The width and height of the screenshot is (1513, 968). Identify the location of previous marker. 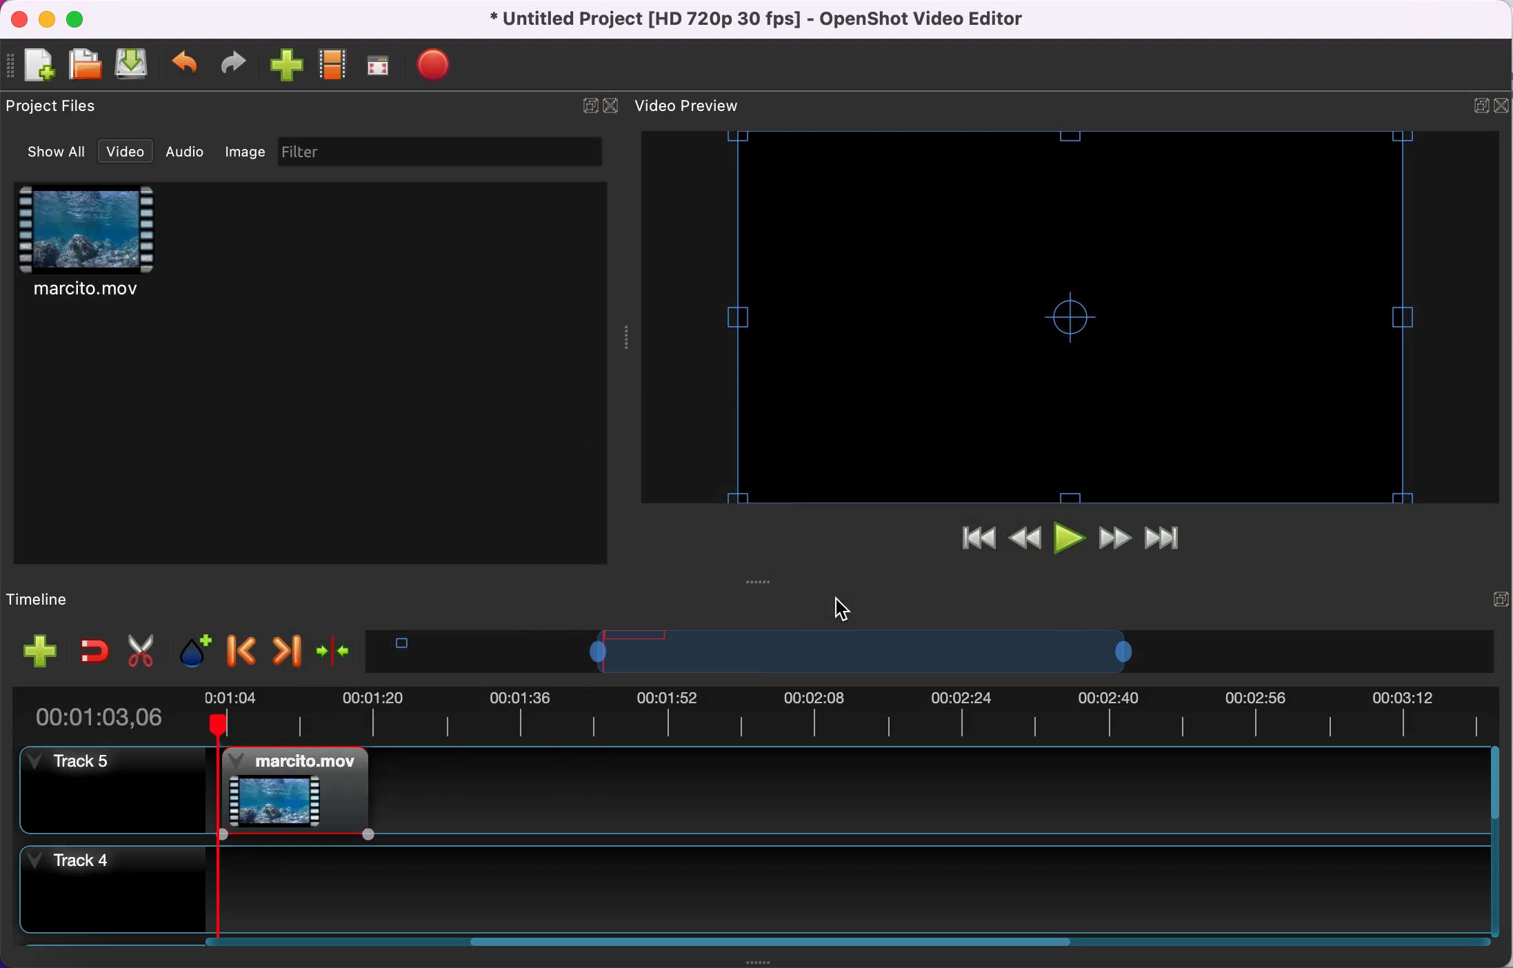
(239, 647).